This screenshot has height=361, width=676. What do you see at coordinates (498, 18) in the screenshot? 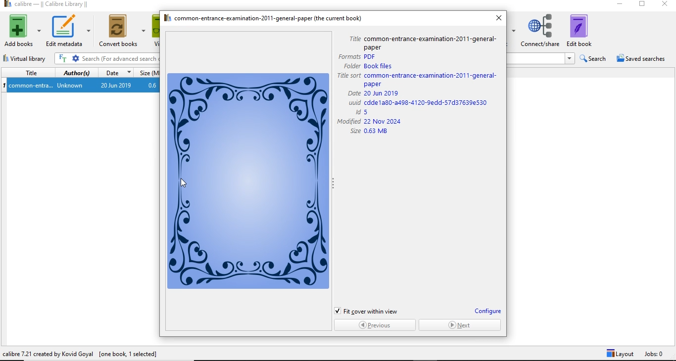
I see `close` at bounding box center [498, 18].